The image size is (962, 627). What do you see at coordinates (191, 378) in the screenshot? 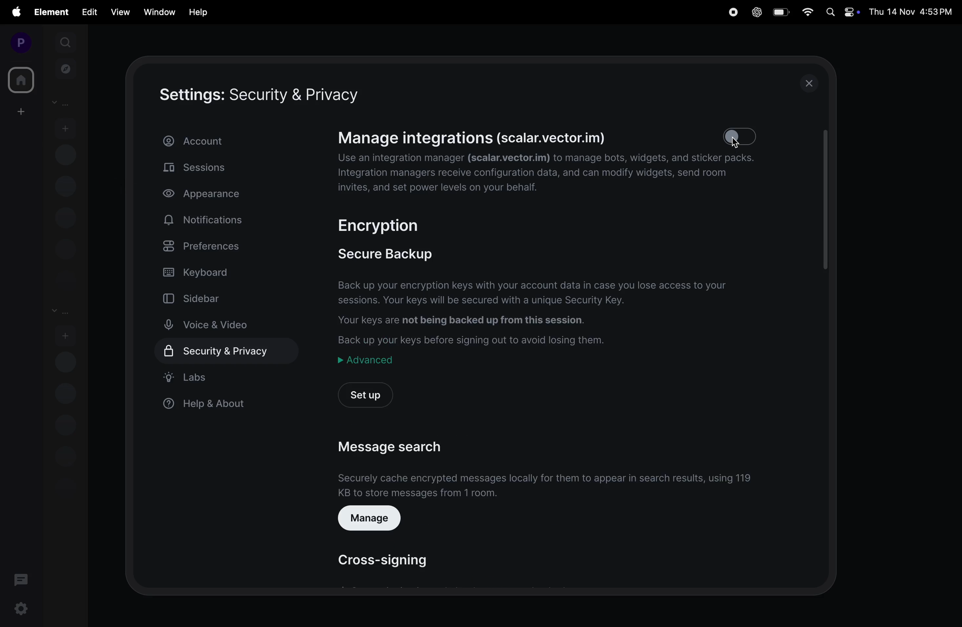
I see `labs` at bounding box center [191, 378].